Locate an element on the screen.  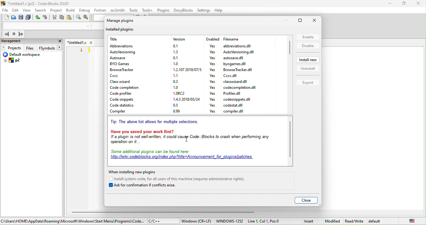
help is located at coordinates (219, 10).